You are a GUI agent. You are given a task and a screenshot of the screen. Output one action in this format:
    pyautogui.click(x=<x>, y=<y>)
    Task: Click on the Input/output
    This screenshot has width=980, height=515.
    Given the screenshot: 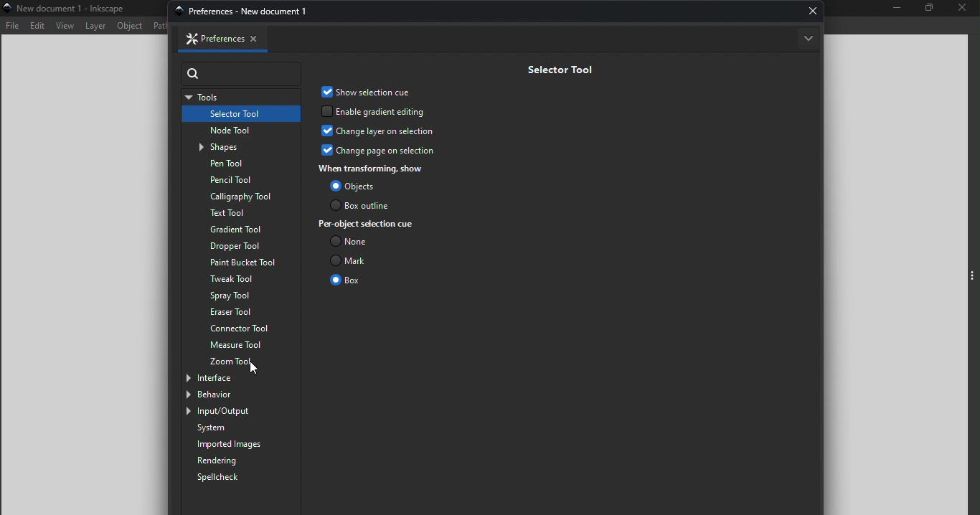 What is the action you would take?
    pyautogui.click(x=227, y=411)
    